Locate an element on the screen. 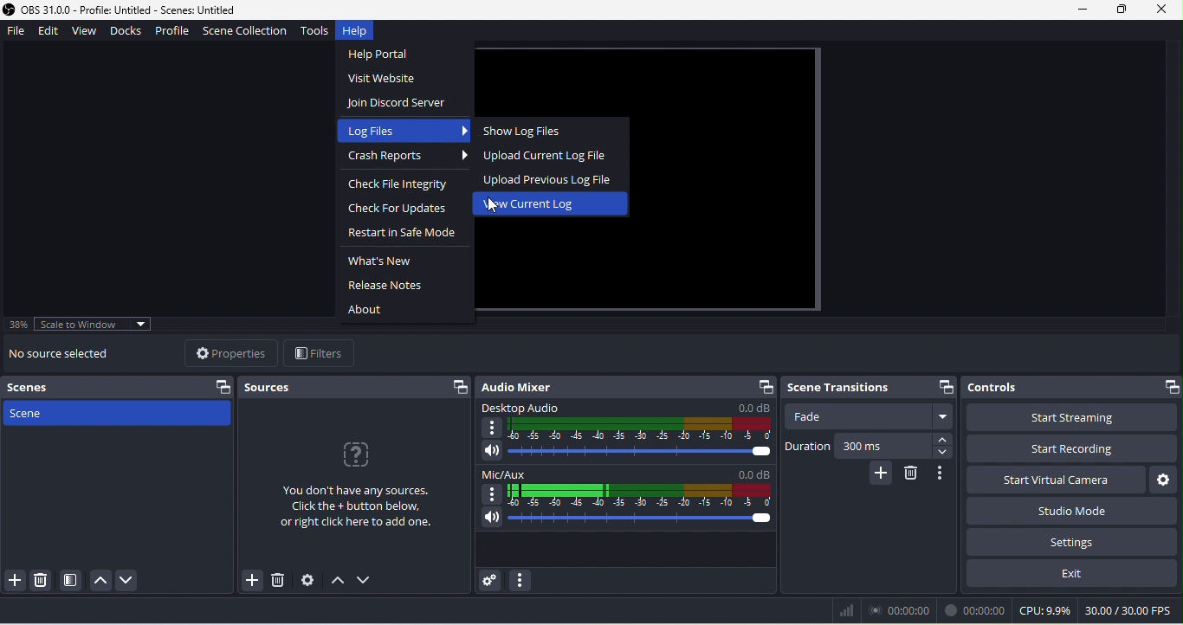 The height and width of the screenshot is (625, 1183). tools is located at coordinates (315, 33).